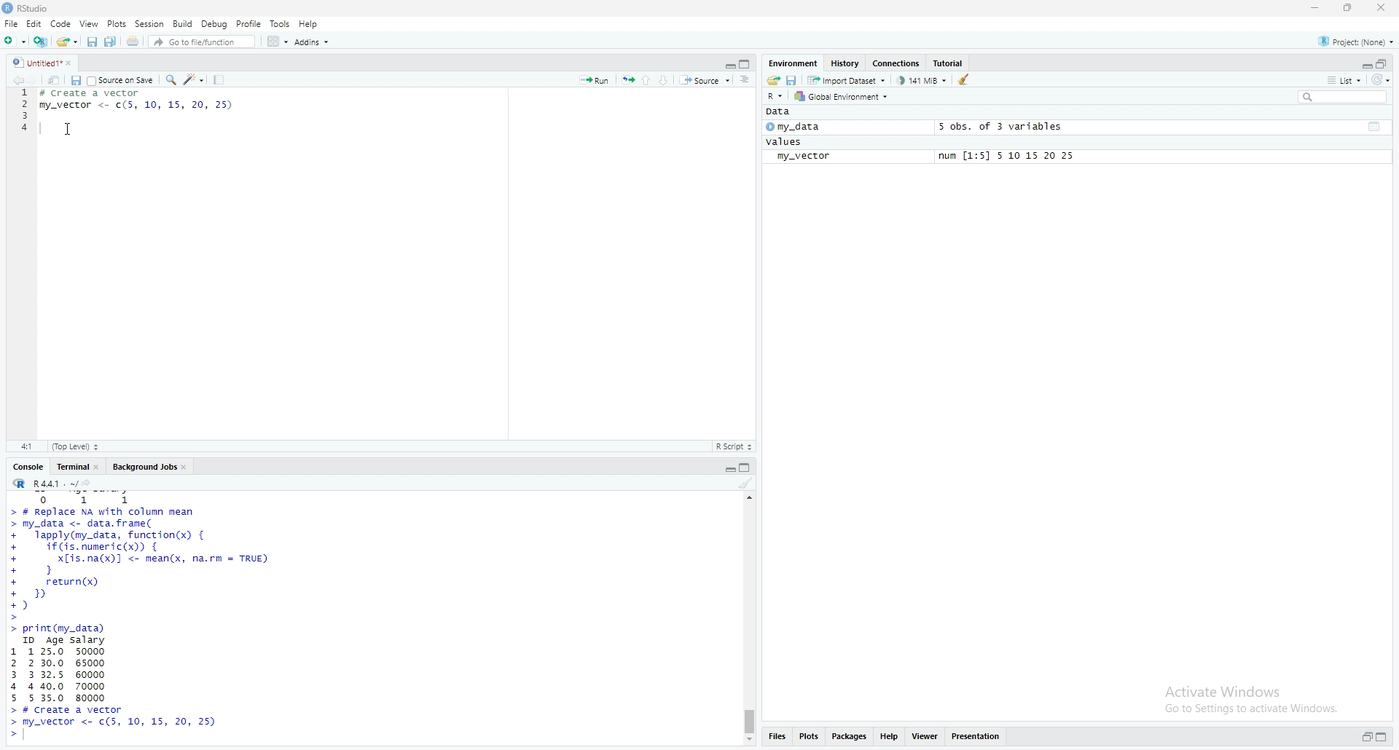 Image resolution: width=1399 pixels, height=750 pixels. Describe the element at coordinates (150, 23) in the screenshot. I see `session` at that location.